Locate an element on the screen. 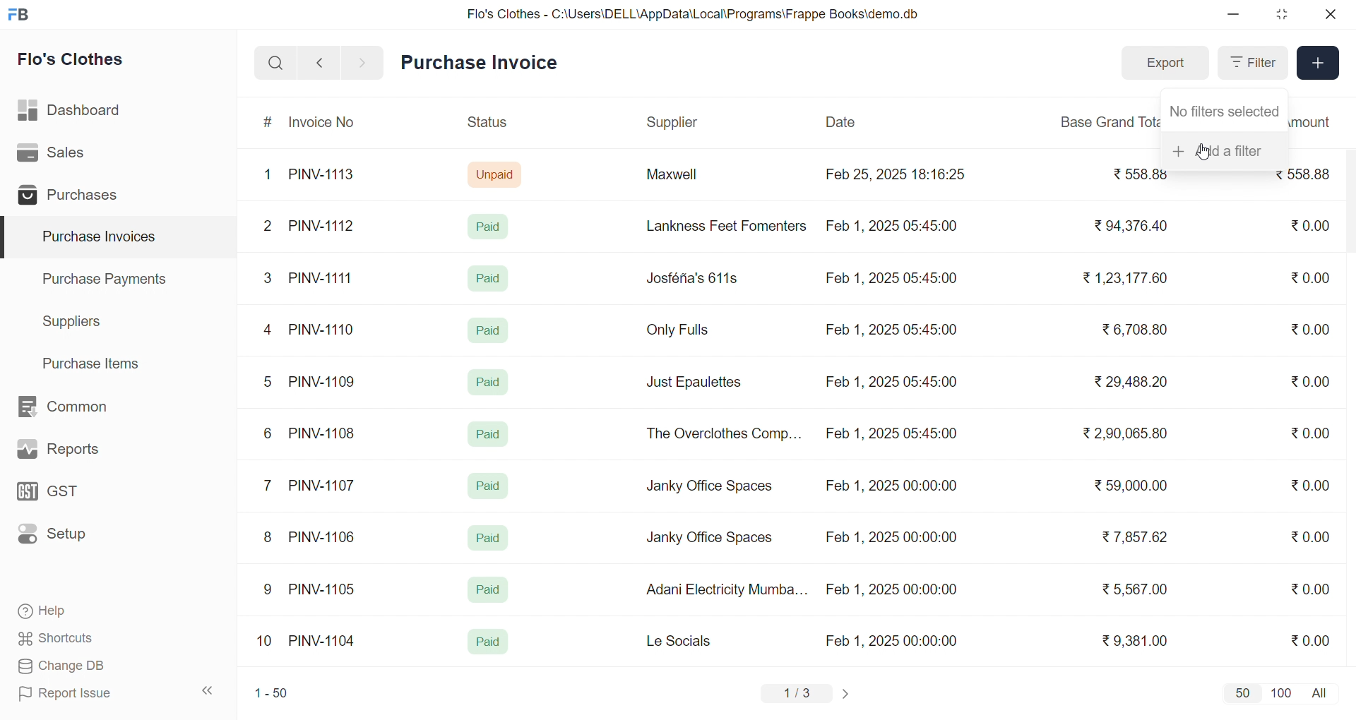 This screenshot has width=1356, height=720. 50 is located at coordinates (1242, 692).